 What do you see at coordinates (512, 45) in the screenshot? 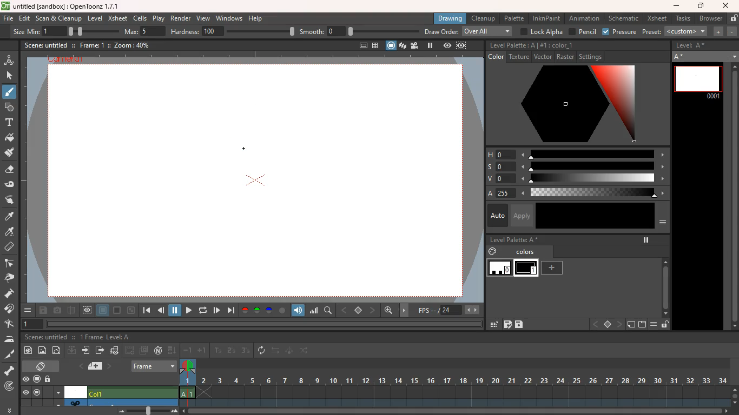
I see `level palette: A` at bounding box center [512, 45].